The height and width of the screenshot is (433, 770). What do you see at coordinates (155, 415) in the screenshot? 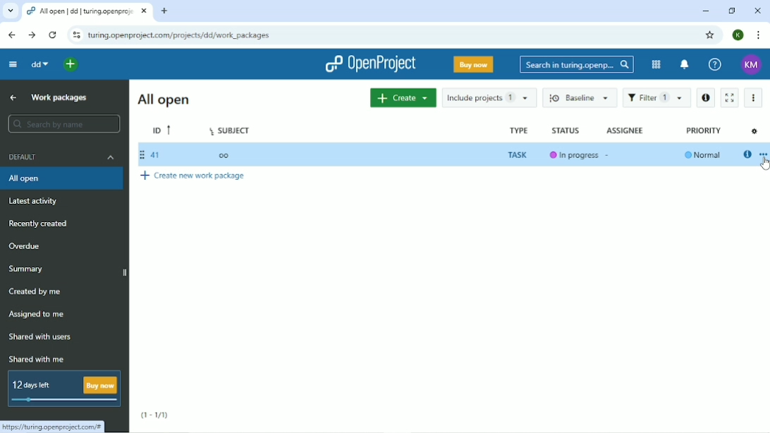
I see `(1-1/1)` at bounding box center [155, 415].